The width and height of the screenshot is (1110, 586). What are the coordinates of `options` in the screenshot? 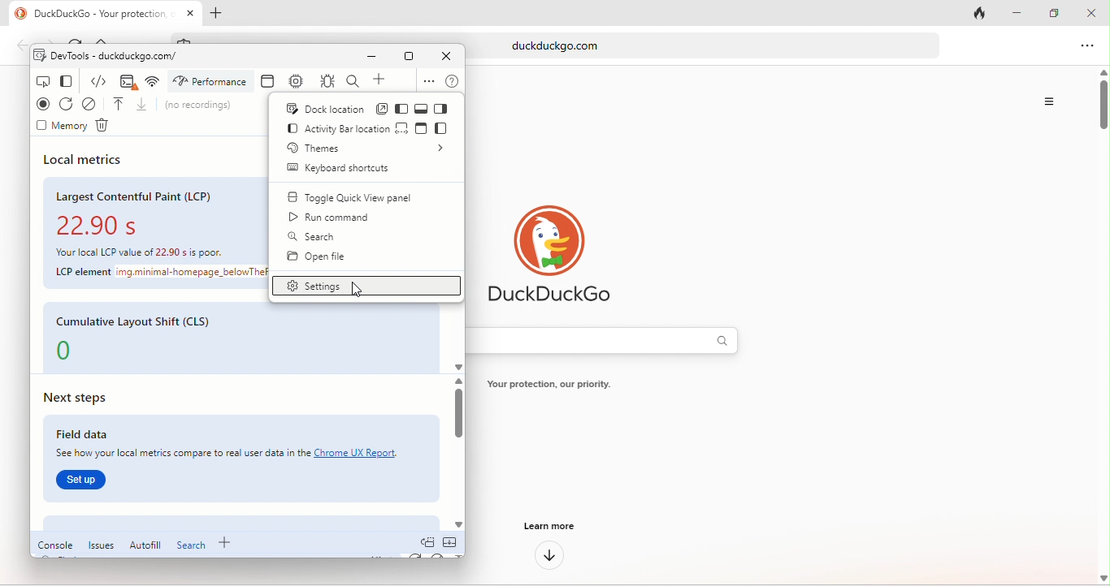 It's located at (427, 82).